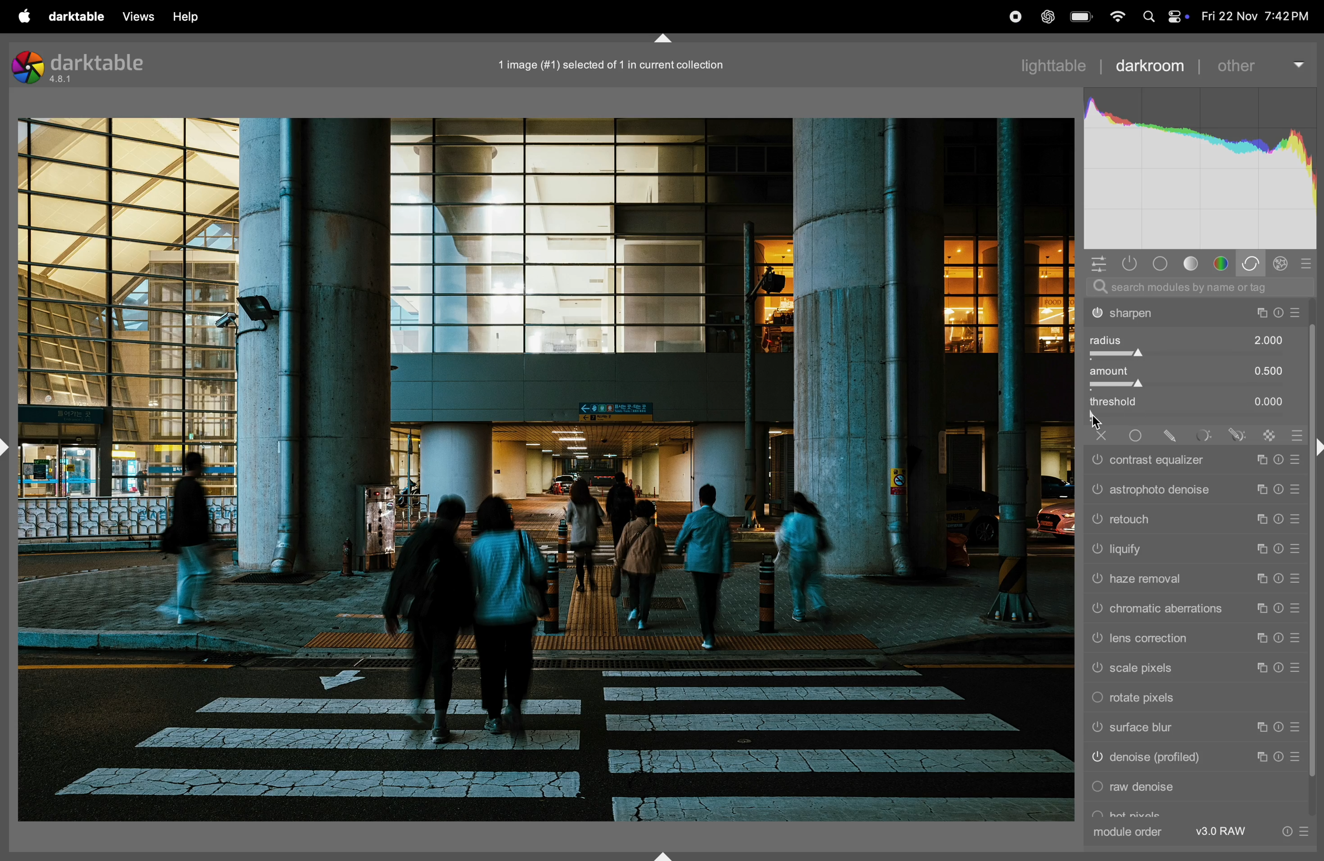  What do you see at coordinates (665, 39) in the screenshot?
I see `shift+ctrl+t` at bounding box center [665, 39].